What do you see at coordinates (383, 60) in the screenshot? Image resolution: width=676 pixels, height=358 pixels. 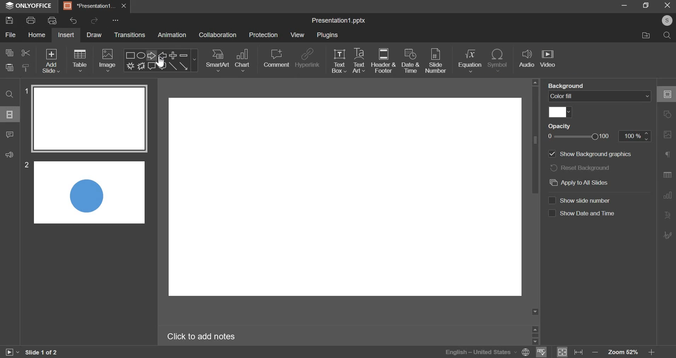 I see `header & footer` at bounding box center [383, 60].